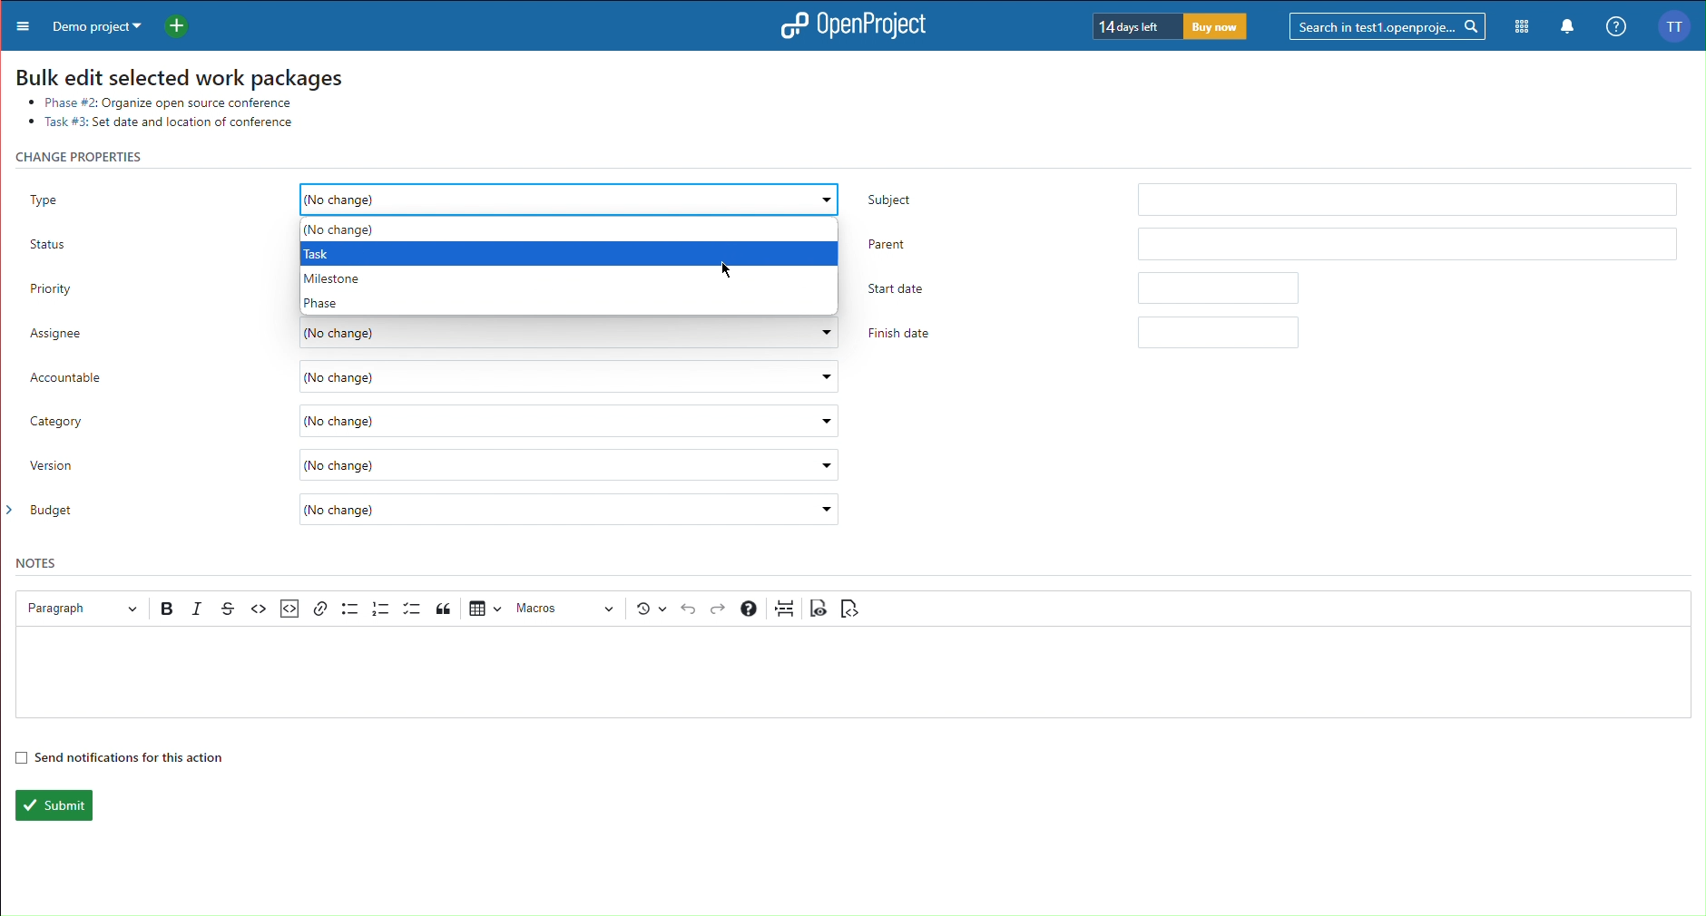 This screenshot has height=916, width=1706. What do you see at coordinates (179, 76) in the screenshot?
I see `Bulk edit selected work packages` at bounding box center [179, 76].